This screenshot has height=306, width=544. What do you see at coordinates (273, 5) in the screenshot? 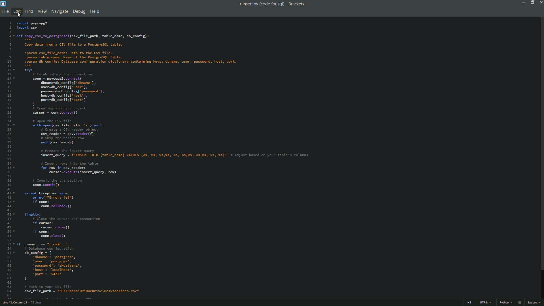
I see `« insert.py (code for sql) - Brackets` at bounding box center [273, 5].